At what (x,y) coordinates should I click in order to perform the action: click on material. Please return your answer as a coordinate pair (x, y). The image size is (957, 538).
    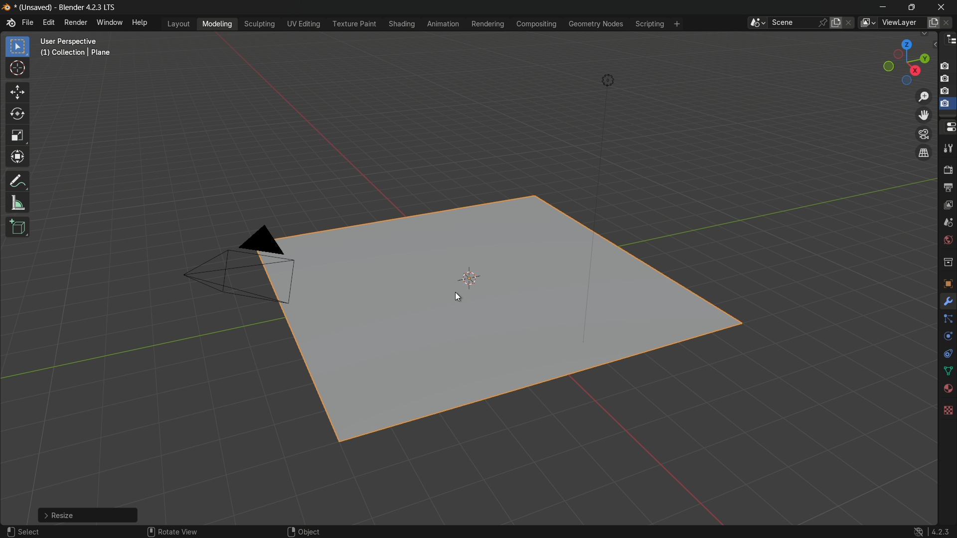
    Looking at the image, I should click on (947, 389).